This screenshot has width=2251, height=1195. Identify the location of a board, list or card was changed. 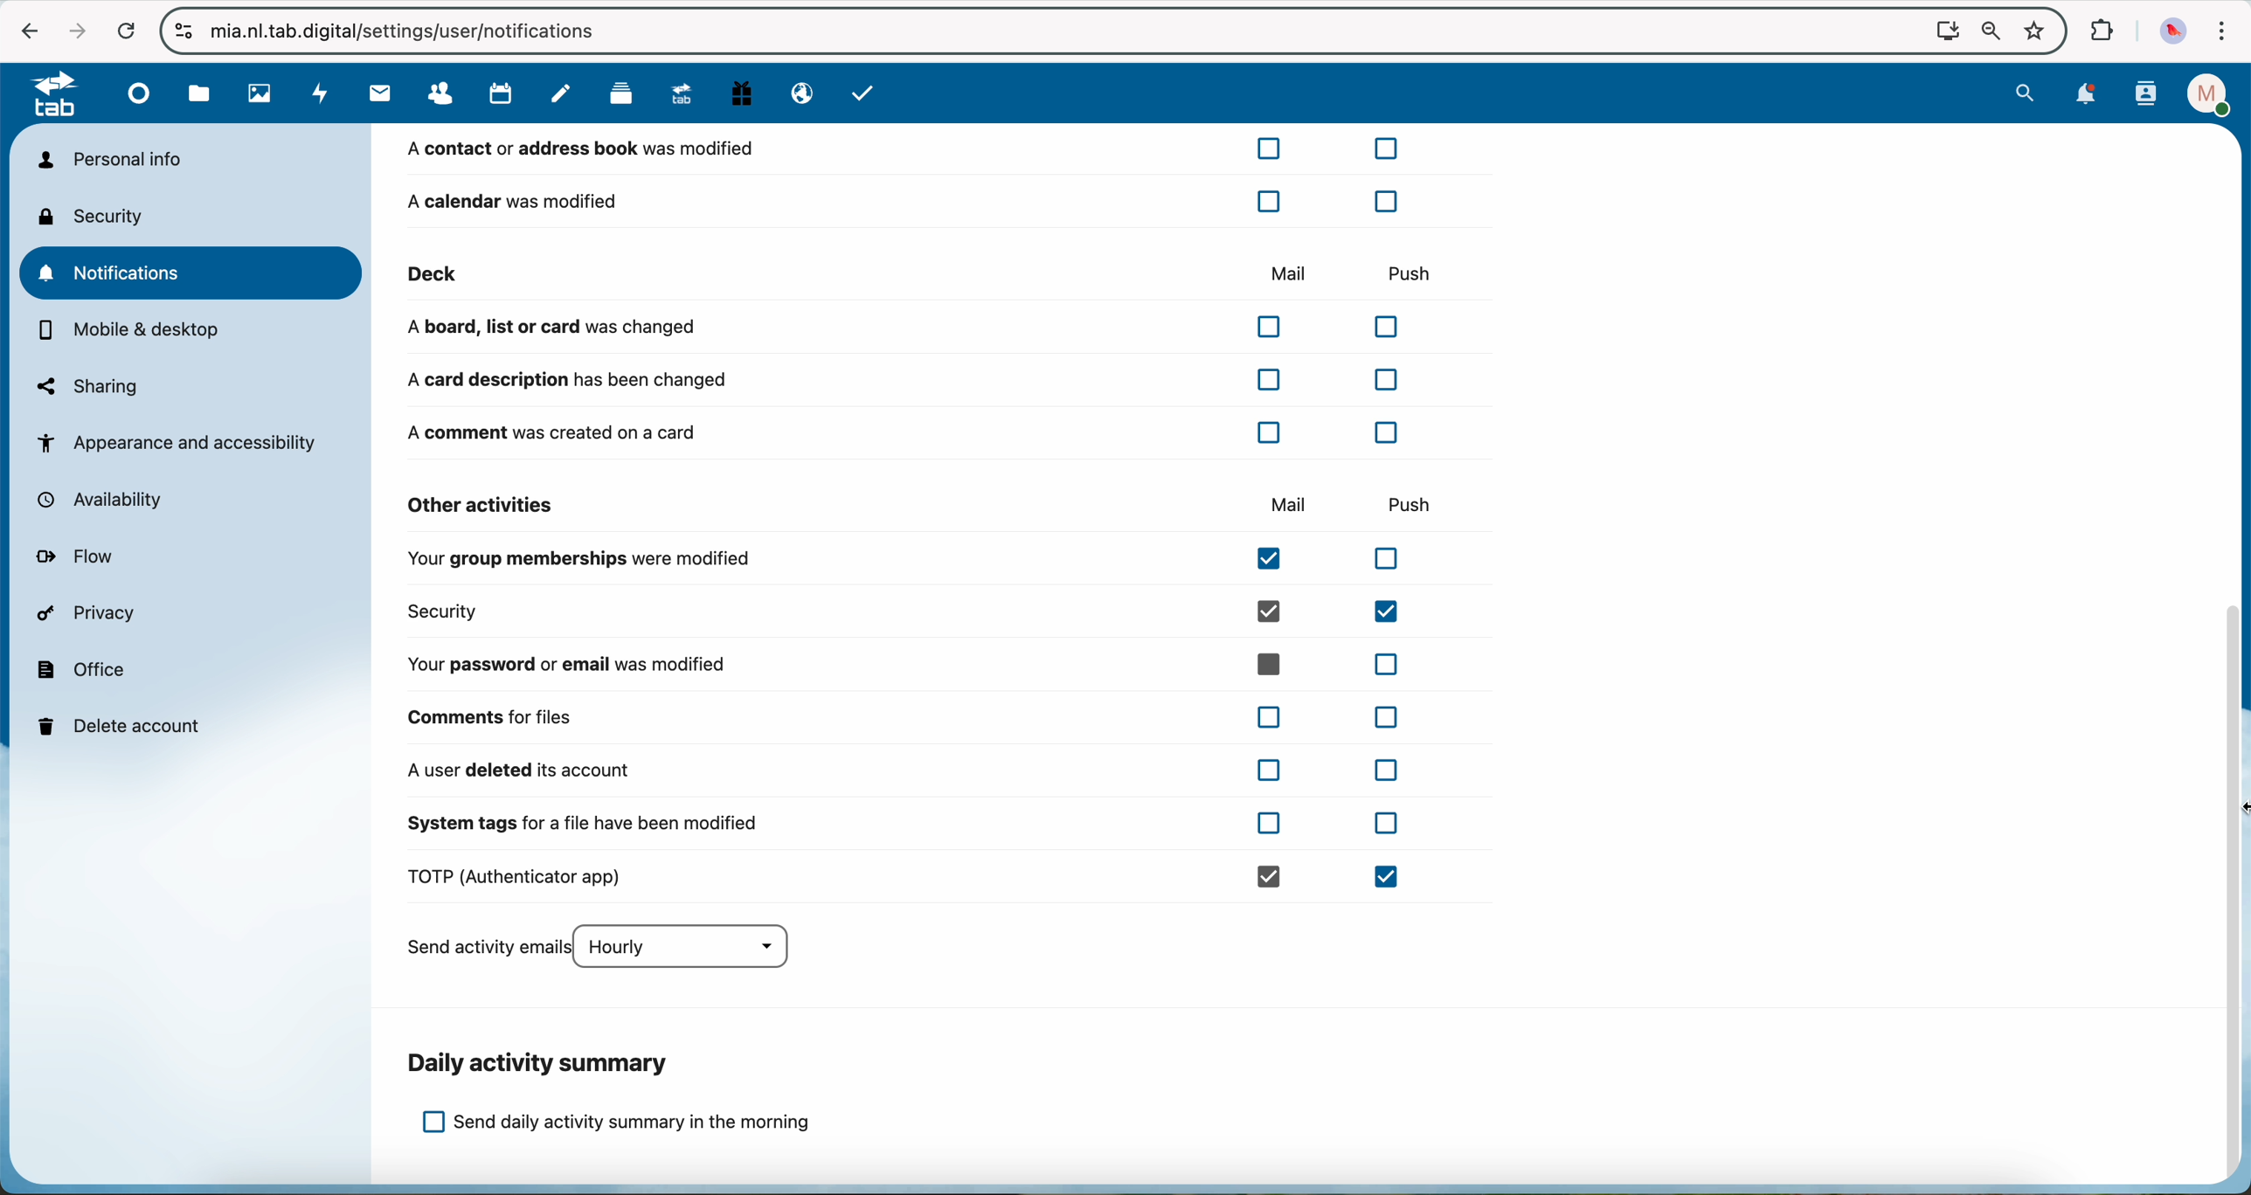
(911, 328).